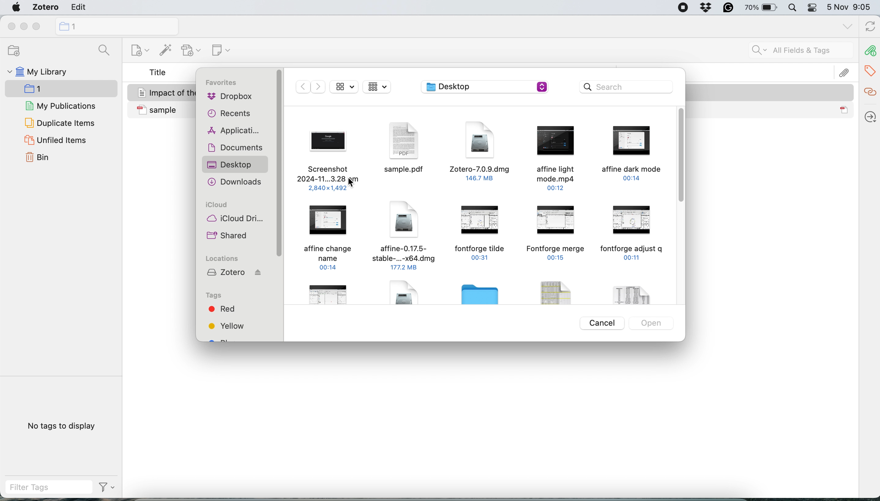 This screenshot has height=501, width=880. What do you see at coordinates (792, 9) in the screenshot?
I see `spotlight search` at bounding box center [792, 9].